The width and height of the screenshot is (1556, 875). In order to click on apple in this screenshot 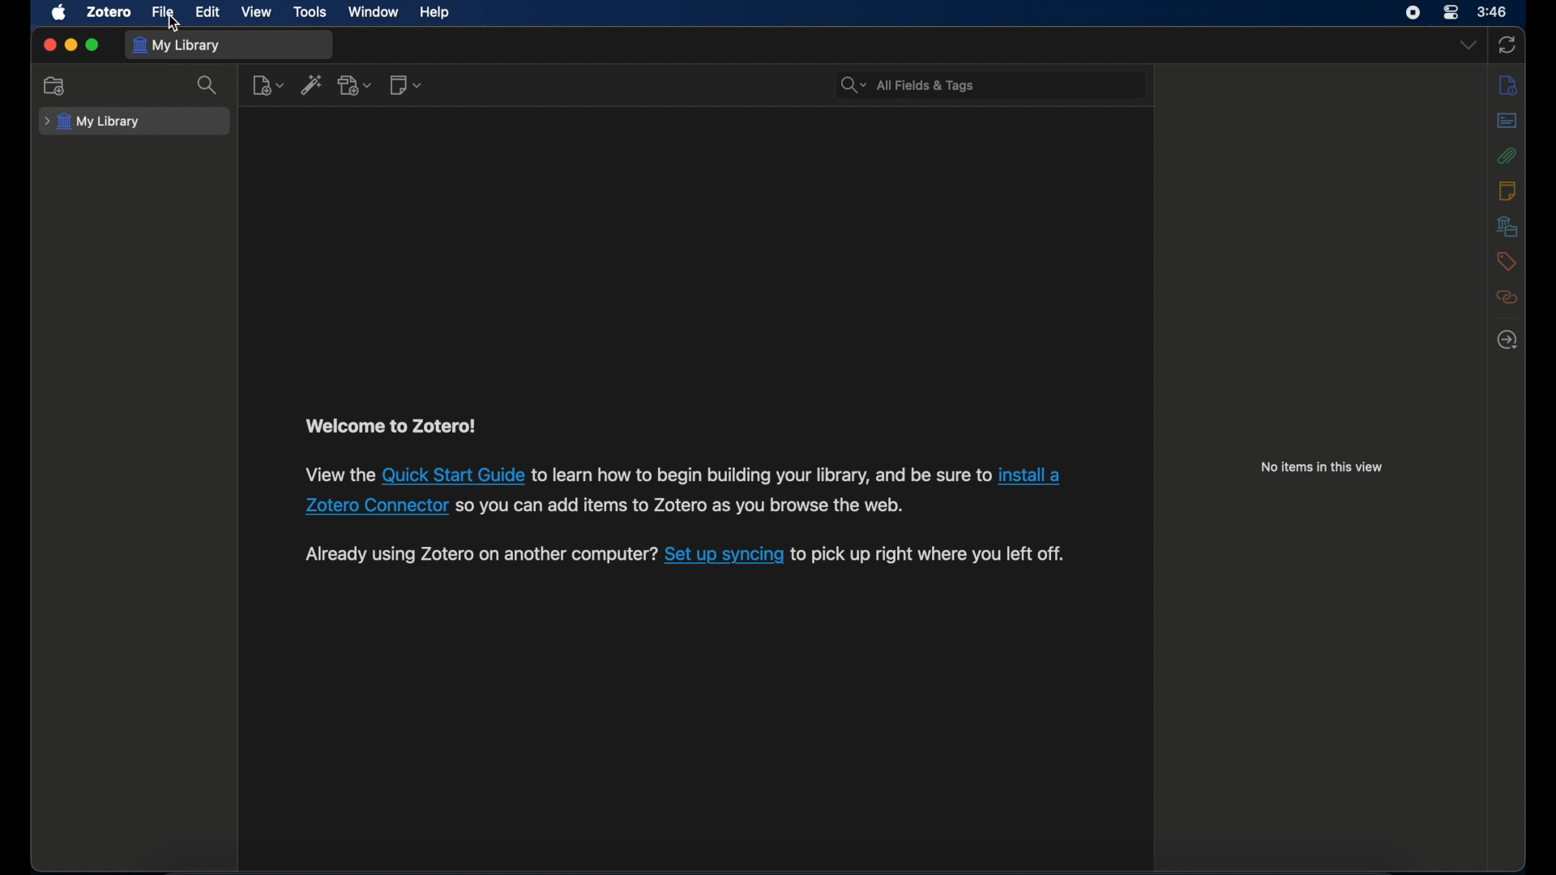, I will do `click(58, 12)`.